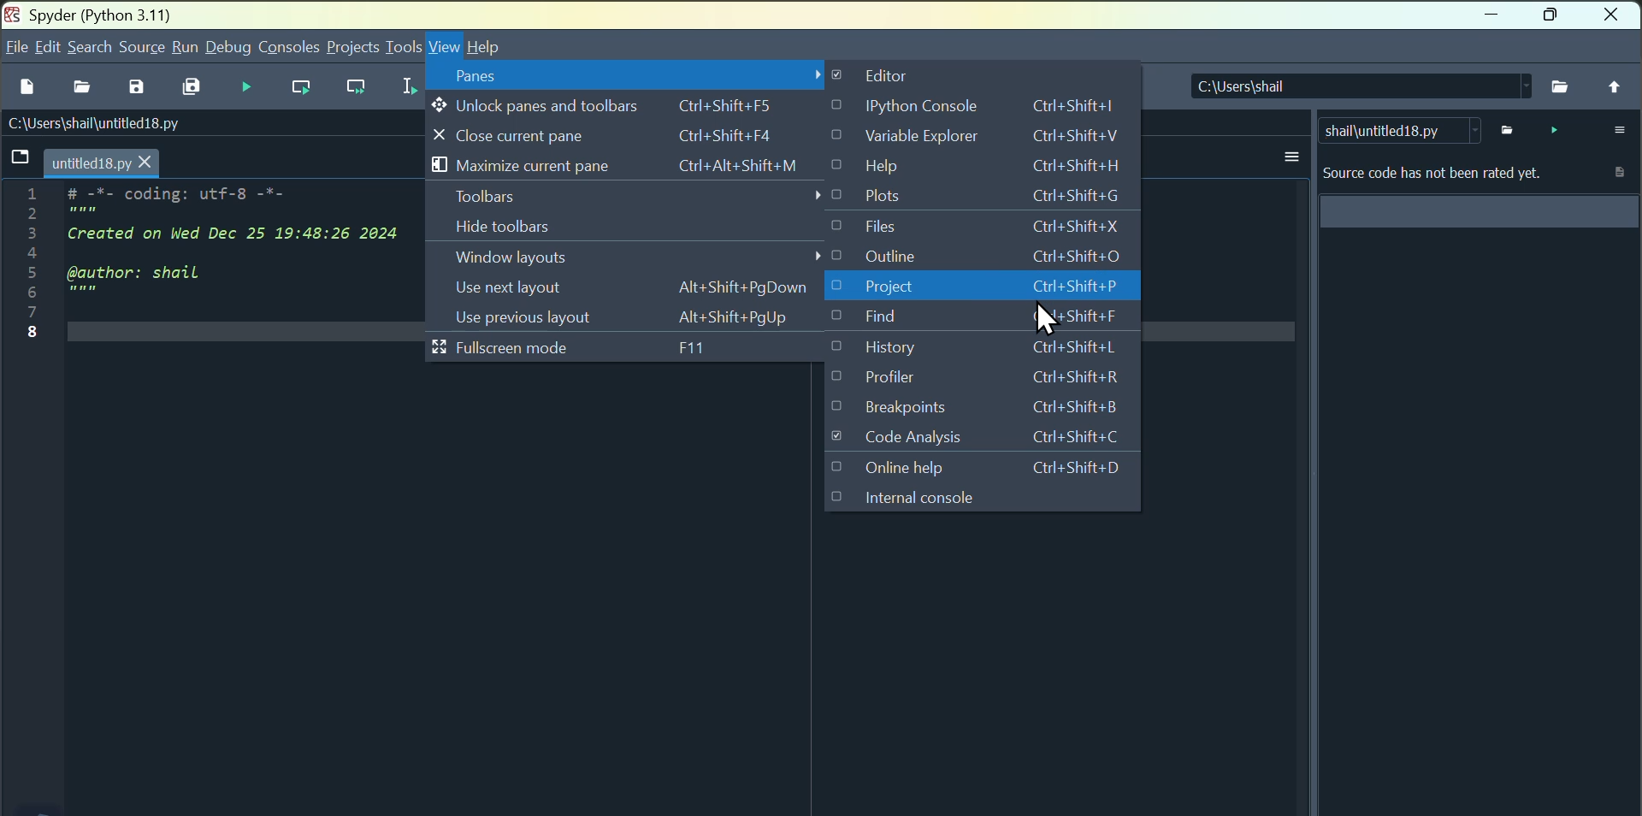  Describe the element at coordinates (975, 257) in the screenshot. I see `Outlines` at that location.